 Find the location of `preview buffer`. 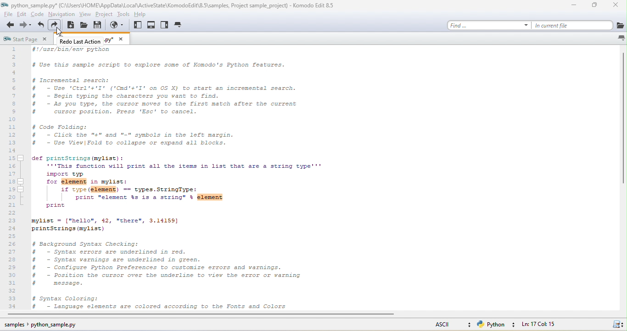

preview buffer is located at coordinates (117, 25).